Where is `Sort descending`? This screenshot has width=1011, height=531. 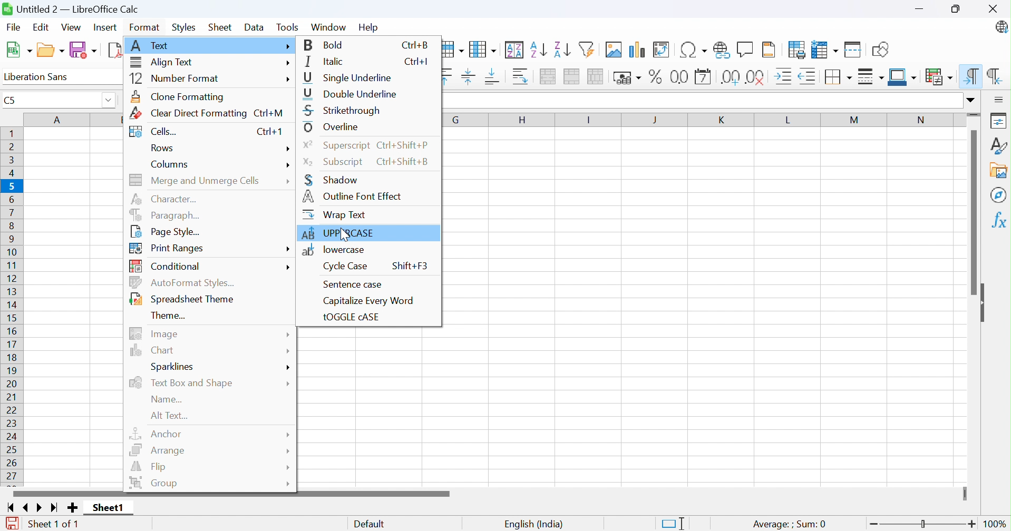 Sort descending is located at coordinates (562, 50).